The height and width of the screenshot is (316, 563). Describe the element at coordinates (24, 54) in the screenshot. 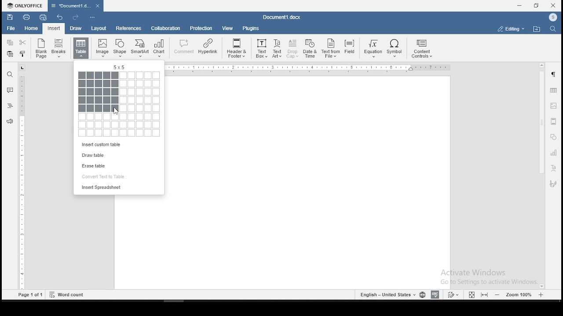

I see `copy formatting` at that location.